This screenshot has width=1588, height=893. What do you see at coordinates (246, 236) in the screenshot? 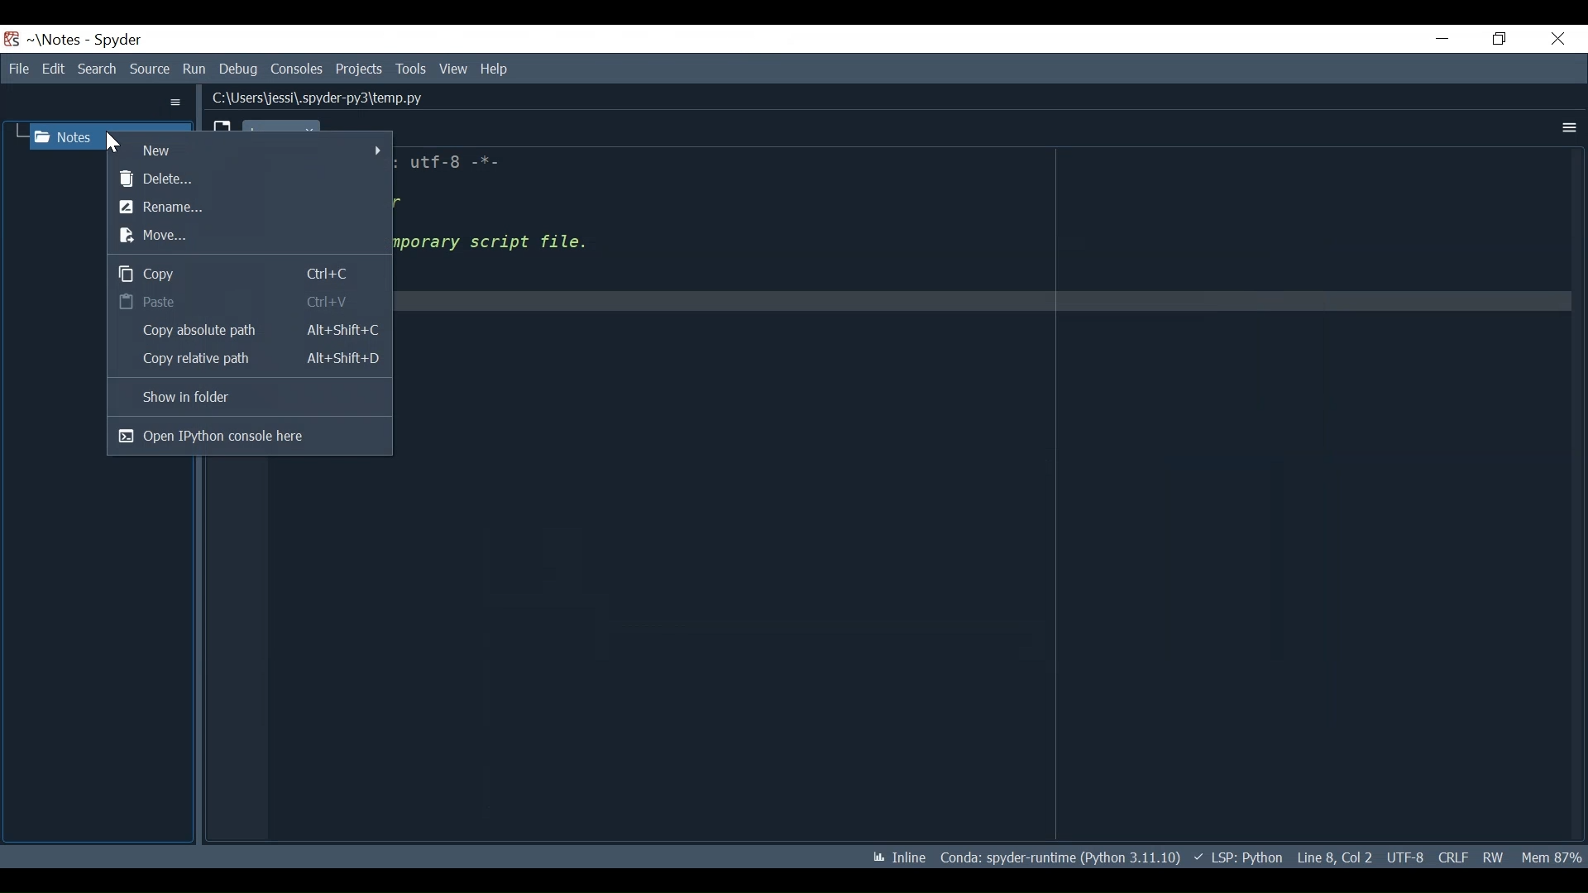
I see `Move` at bounding box center [246, 236].